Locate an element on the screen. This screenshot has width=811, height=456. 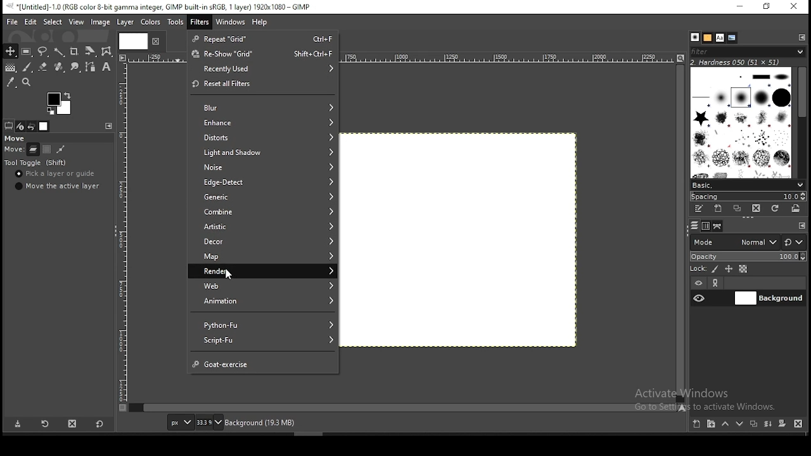
spacing is located at coordinates (750, 198).